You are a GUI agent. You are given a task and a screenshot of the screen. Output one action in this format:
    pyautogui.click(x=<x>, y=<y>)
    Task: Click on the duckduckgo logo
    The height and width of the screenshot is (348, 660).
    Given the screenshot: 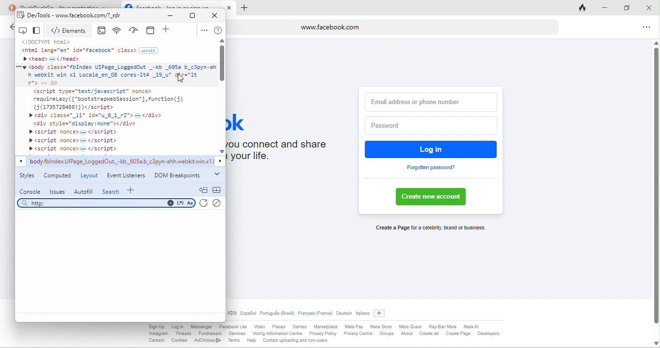 What is the action you would take?
    pyautogui.click(x=10, y=7)
    